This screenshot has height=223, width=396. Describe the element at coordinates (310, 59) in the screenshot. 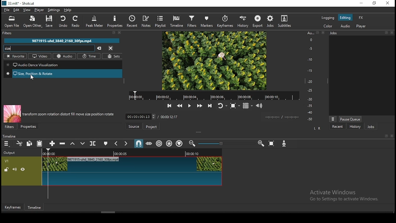

I see `-10` at that location.